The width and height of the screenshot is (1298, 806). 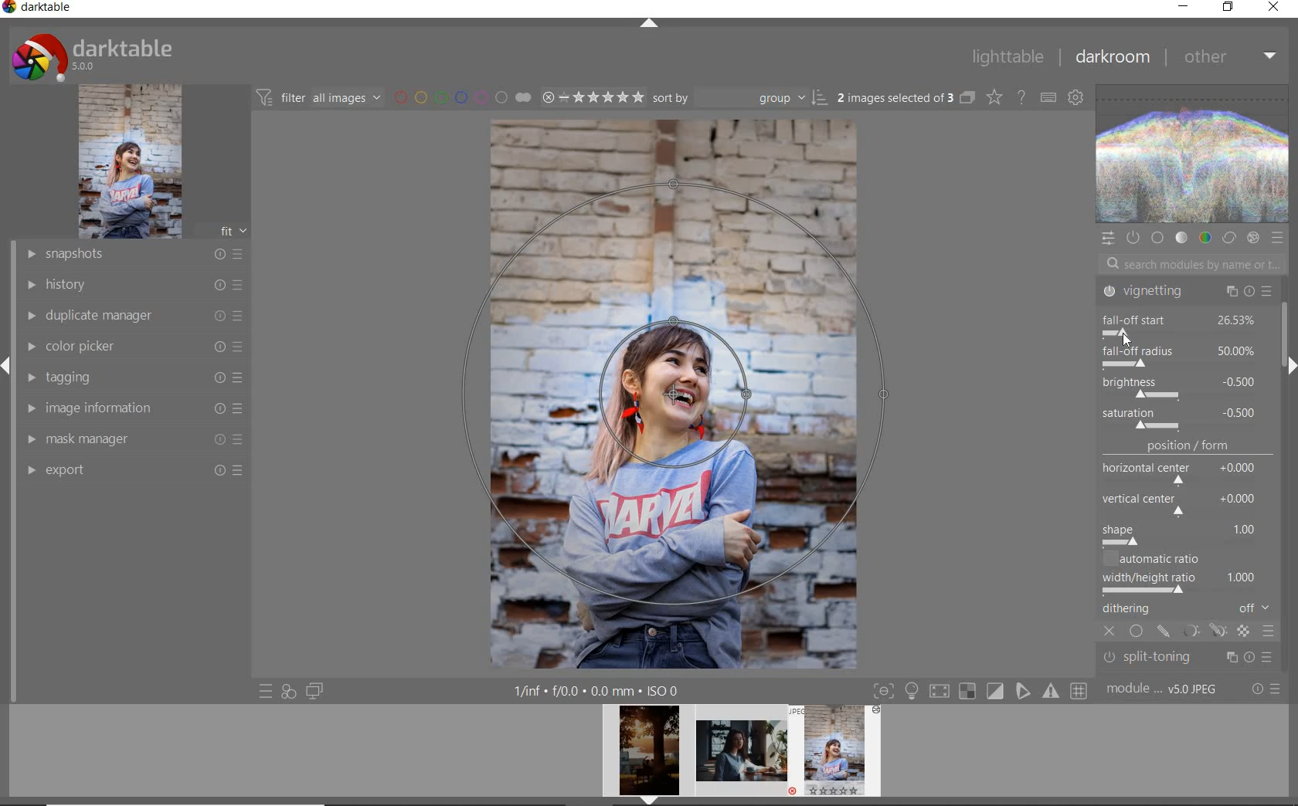 I want to click on preset, so click(x=1278, y=238).